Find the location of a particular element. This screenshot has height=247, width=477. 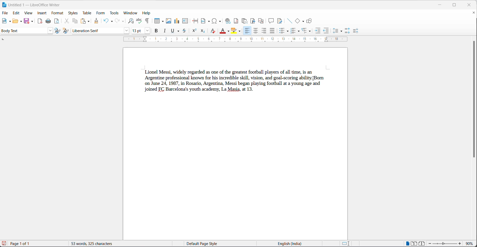

update selected style is located at coordinates (58, 31).